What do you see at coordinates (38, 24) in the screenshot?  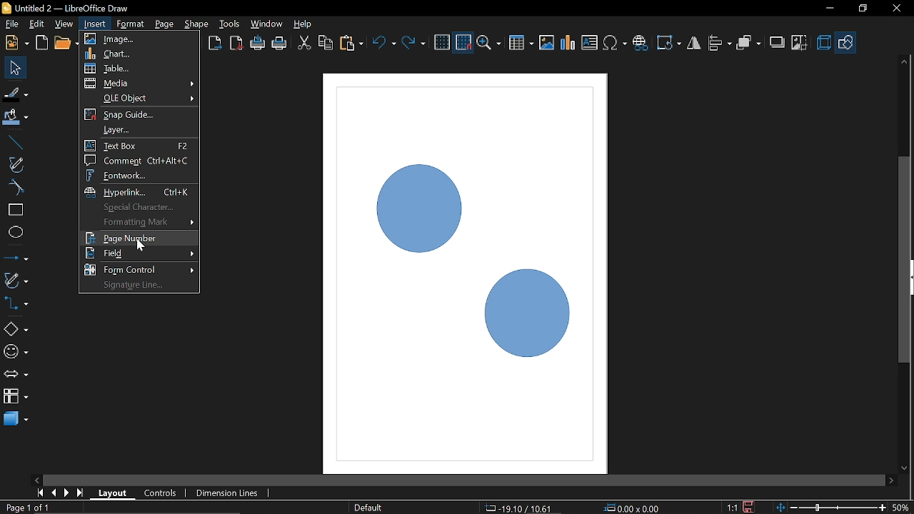 I see `Edit` at bounding box center [38, 24].